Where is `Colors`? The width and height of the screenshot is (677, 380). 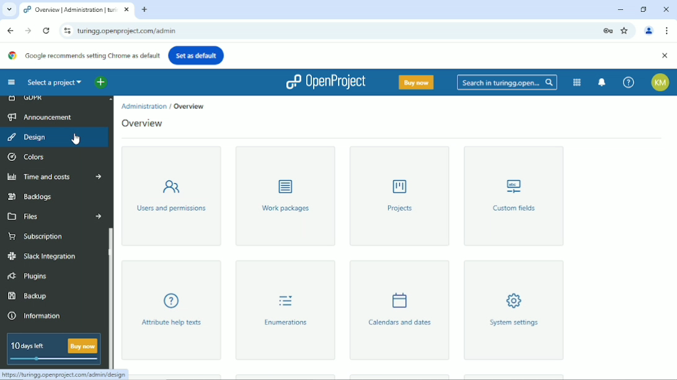
Colors is located at coordinates (27, 157).